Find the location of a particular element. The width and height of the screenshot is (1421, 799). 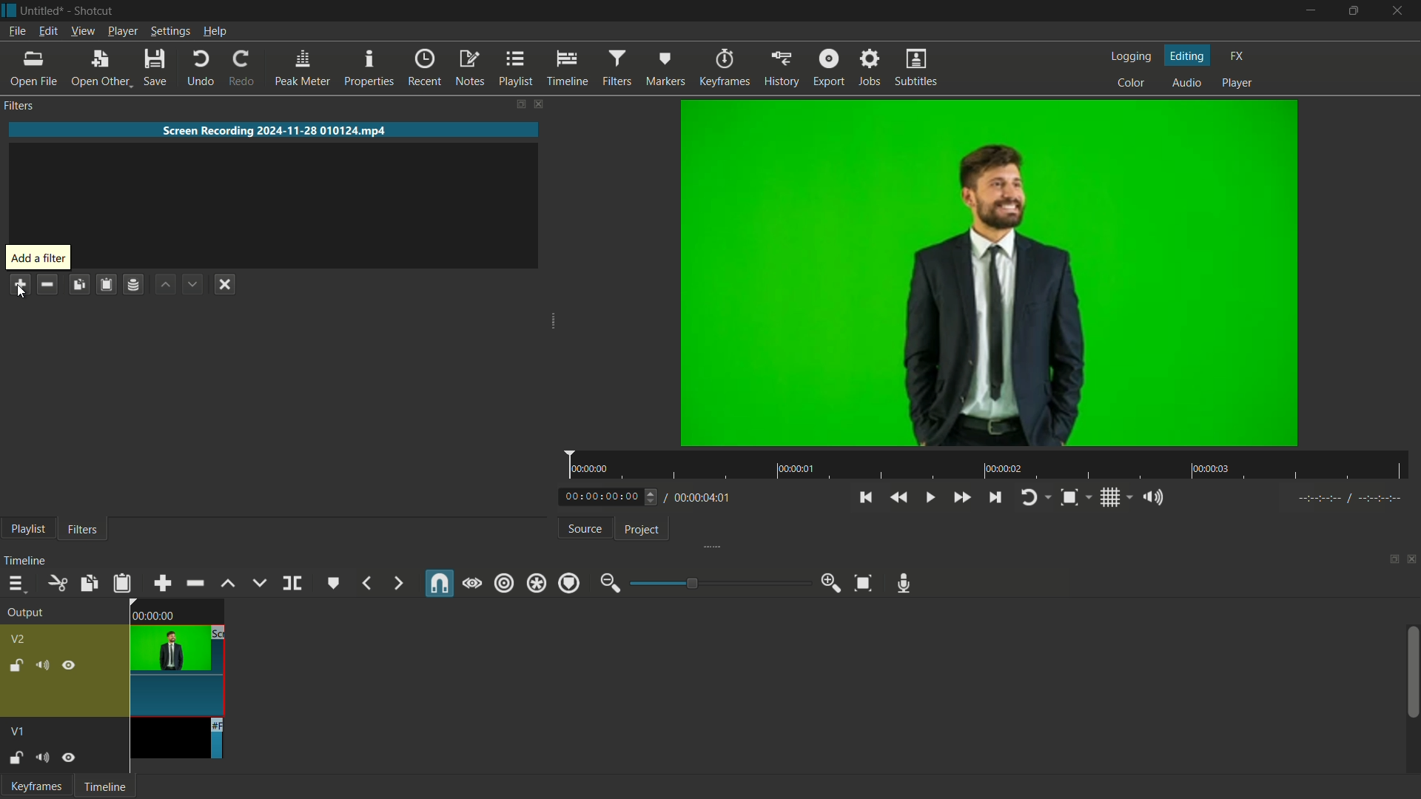

fx is located at coordinates (1237, 57).